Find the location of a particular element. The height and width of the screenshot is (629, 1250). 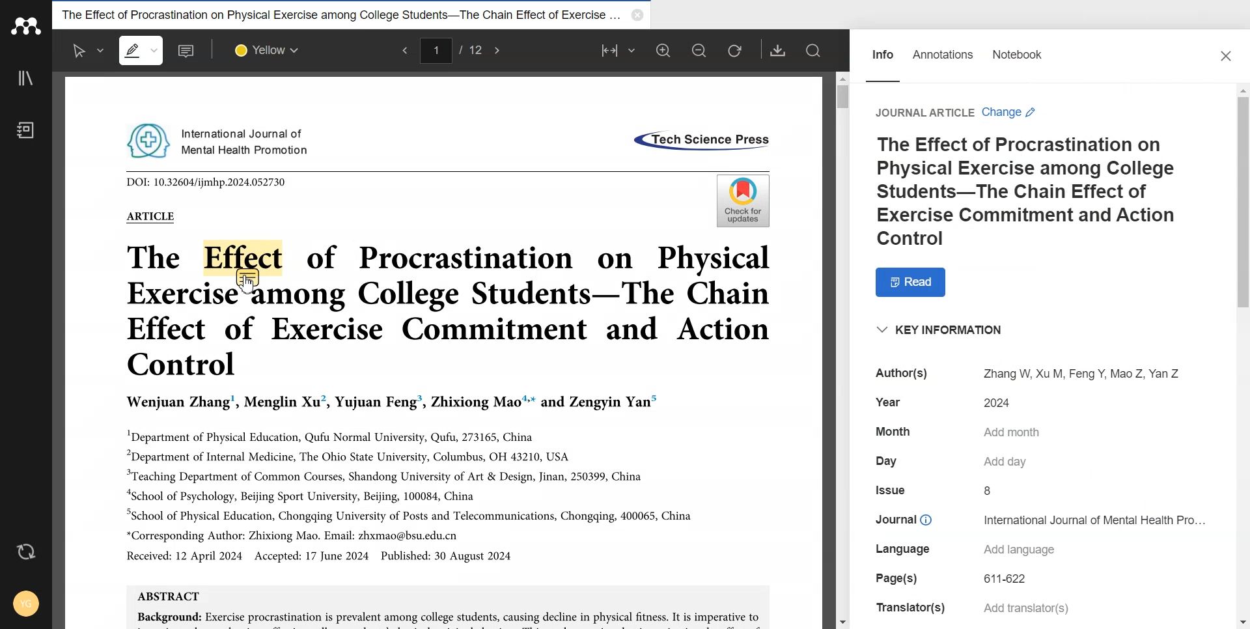

Highlight text is located at coordinates (142, 50).